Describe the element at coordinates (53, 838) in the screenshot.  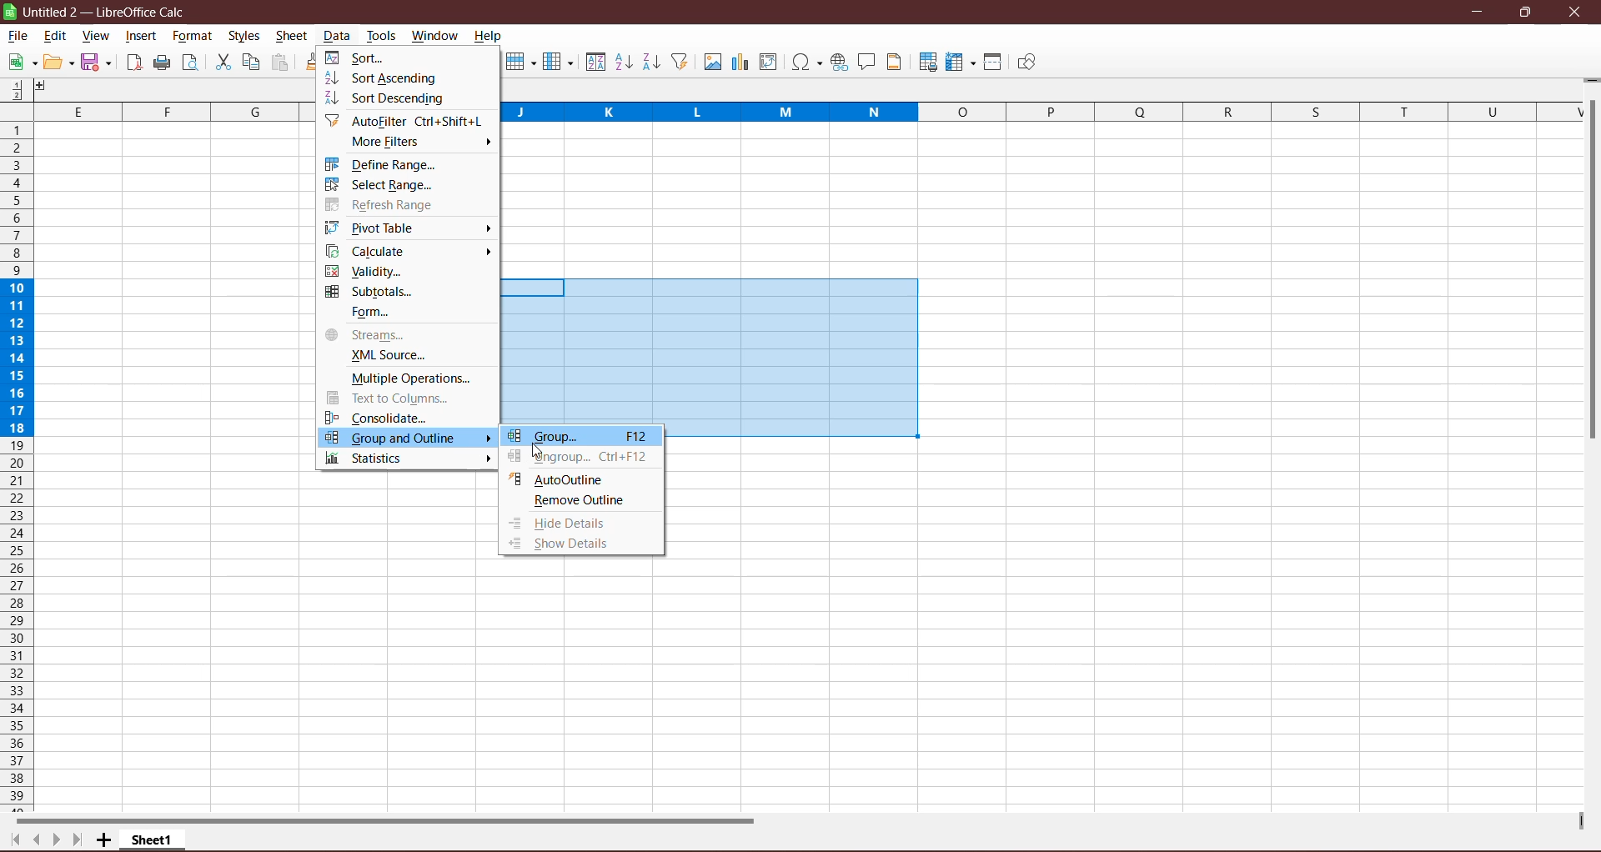
I see `Scroll to next page` at that location.